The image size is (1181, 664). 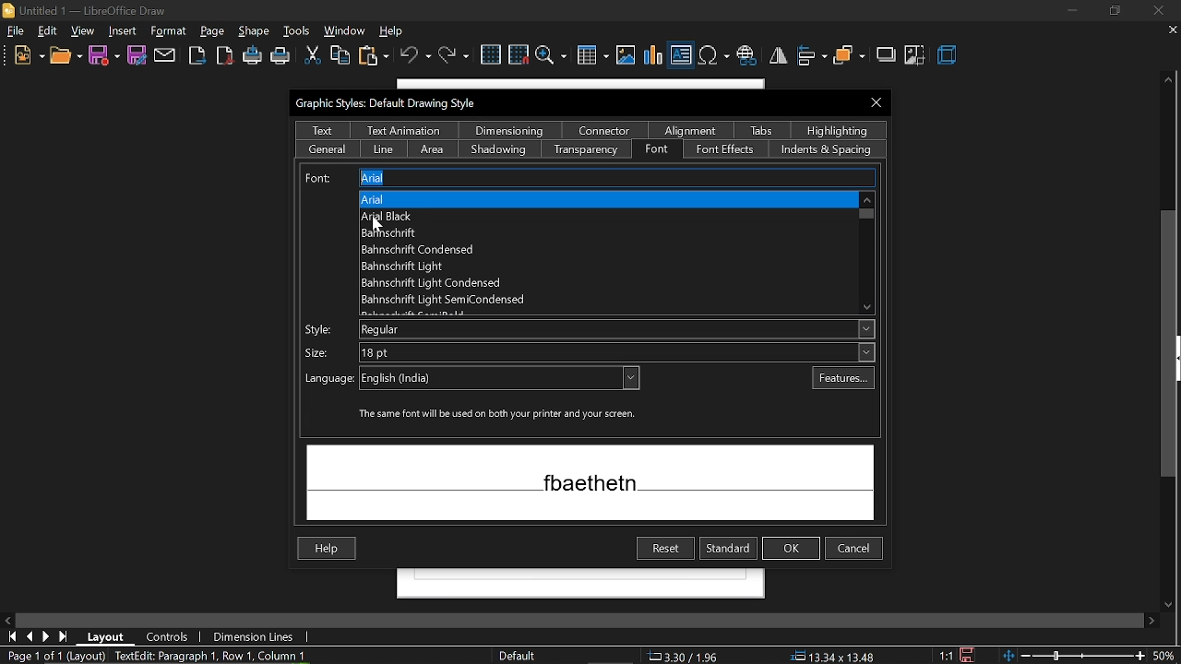 What do you see at coordinates (83, 30) in the screenshot?
I see `view` at bounding box center [83, 30].